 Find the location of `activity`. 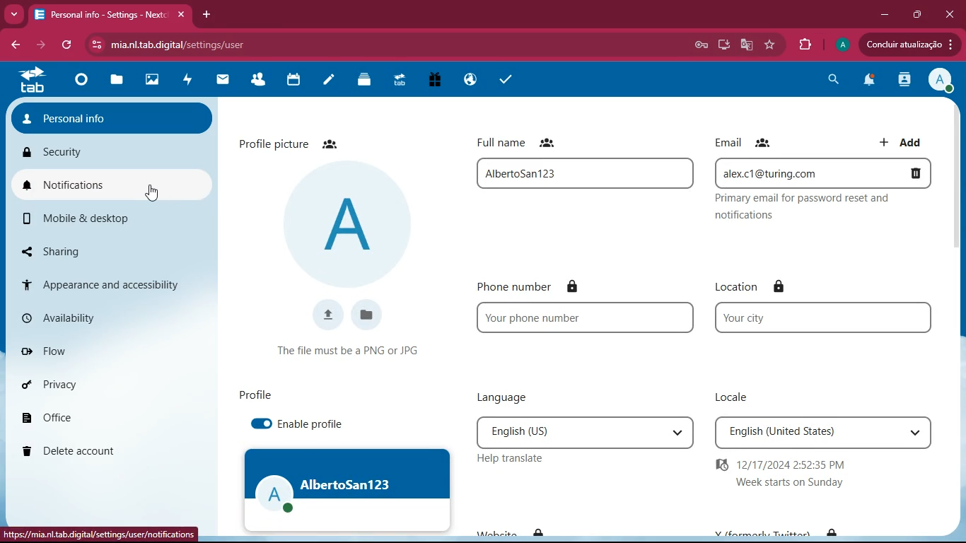

activity is located at coordinates (904, 81).